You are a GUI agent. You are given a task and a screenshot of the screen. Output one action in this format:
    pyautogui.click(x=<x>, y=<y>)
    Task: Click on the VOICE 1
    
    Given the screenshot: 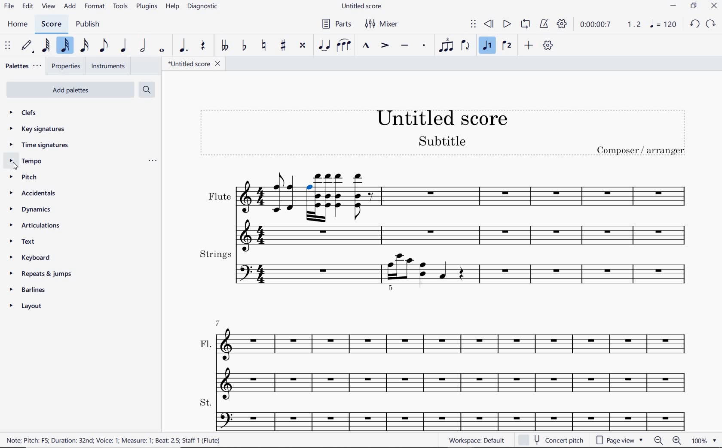 What is the action you would take?
    pyautogui.click(x=486, y=46)
    